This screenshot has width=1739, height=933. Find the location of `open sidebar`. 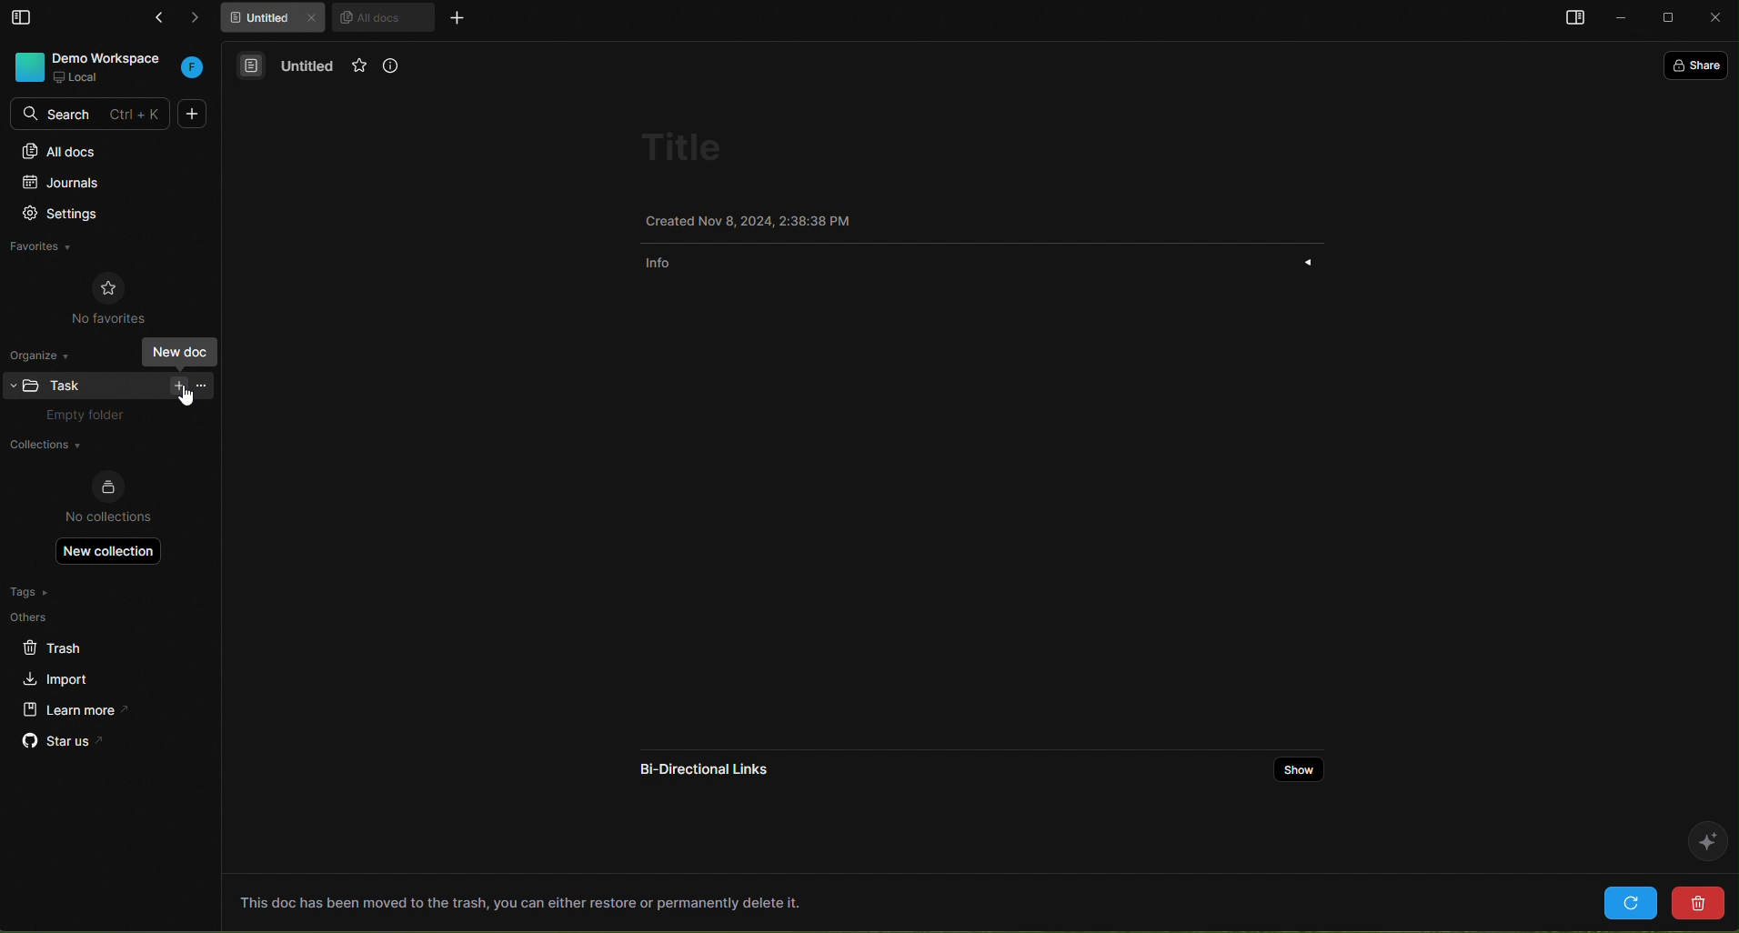

open sidebar is located at coordinates (1572, 20).